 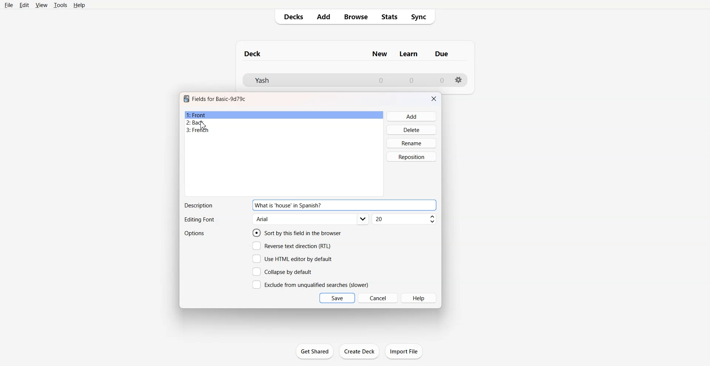 I want to click on Number of New cards, so click(x=381, y=80).